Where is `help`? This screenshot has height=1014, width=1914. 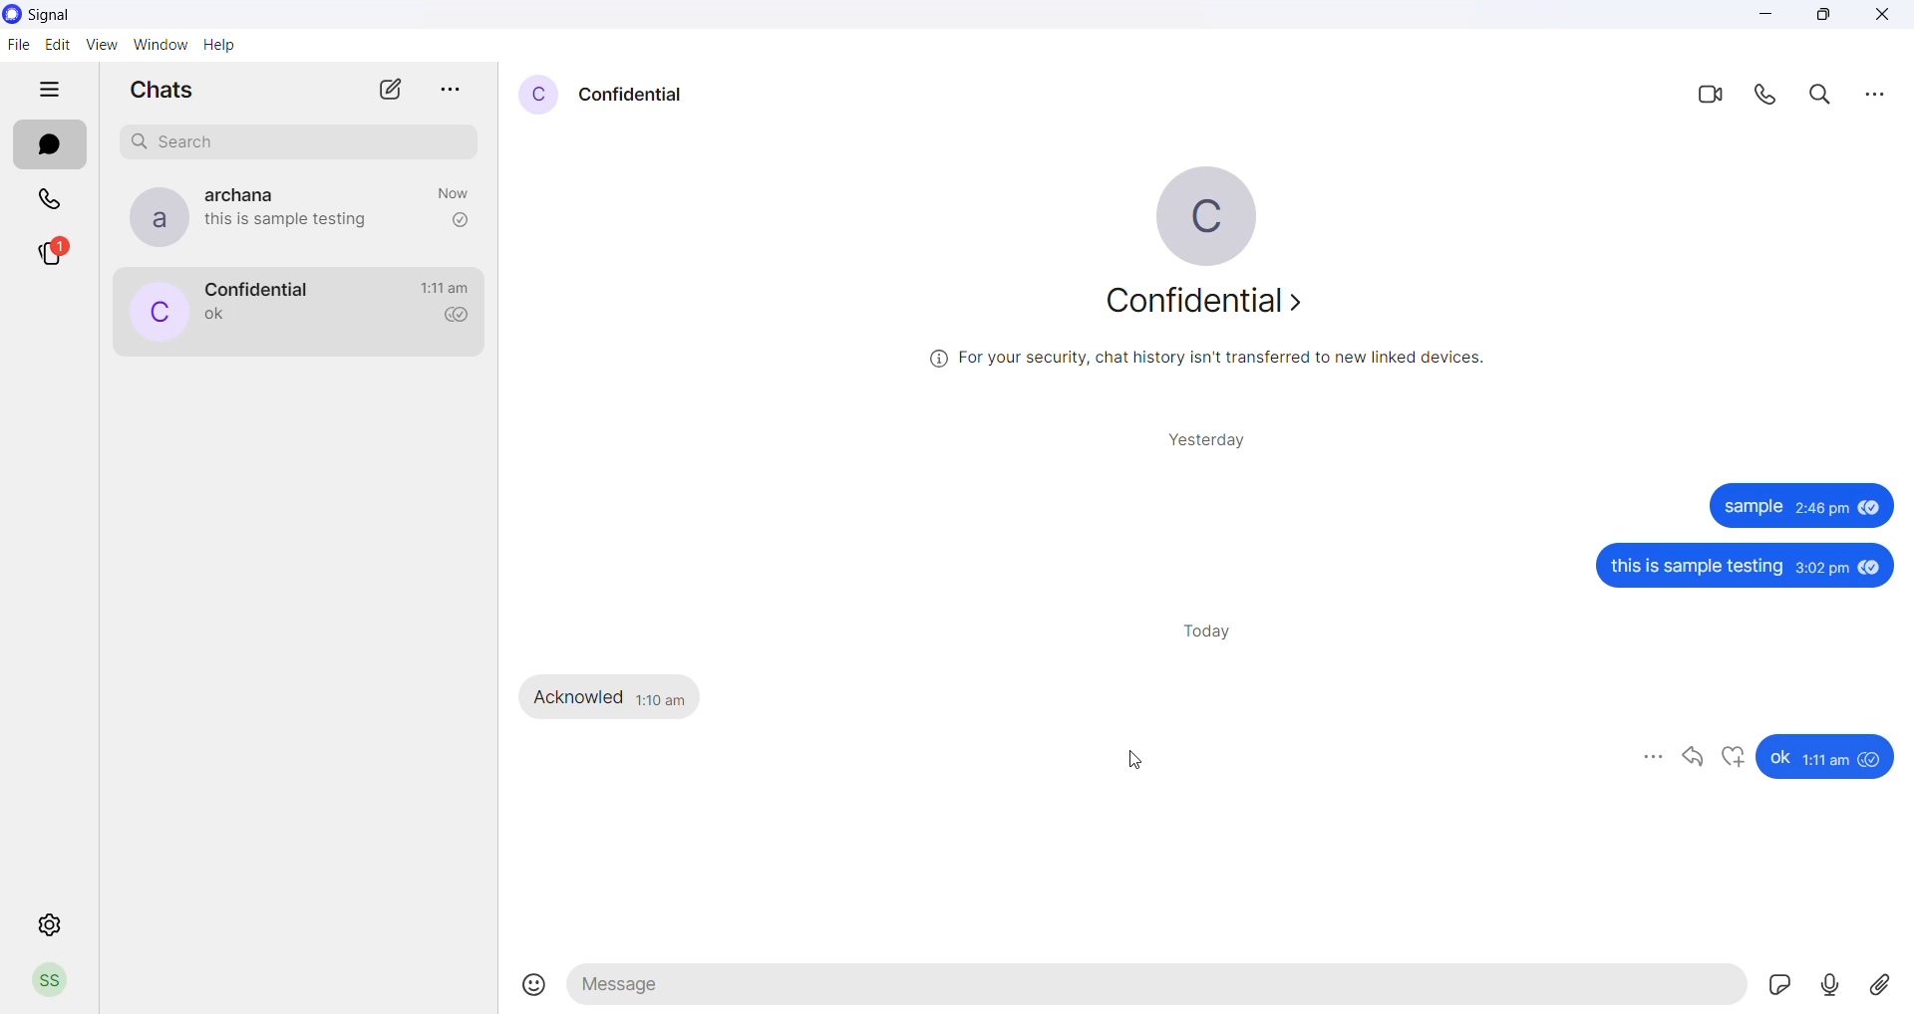
help is located at coordinates (224, 47).